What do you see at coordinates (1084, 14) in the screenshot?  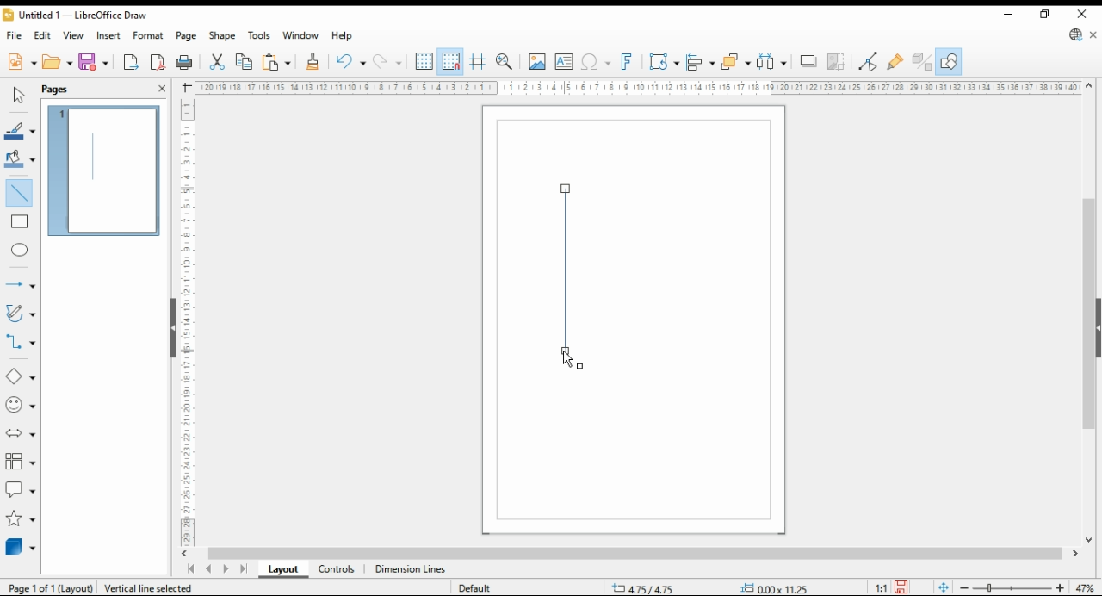 I see `close window` at bounding box center [1084, 14].